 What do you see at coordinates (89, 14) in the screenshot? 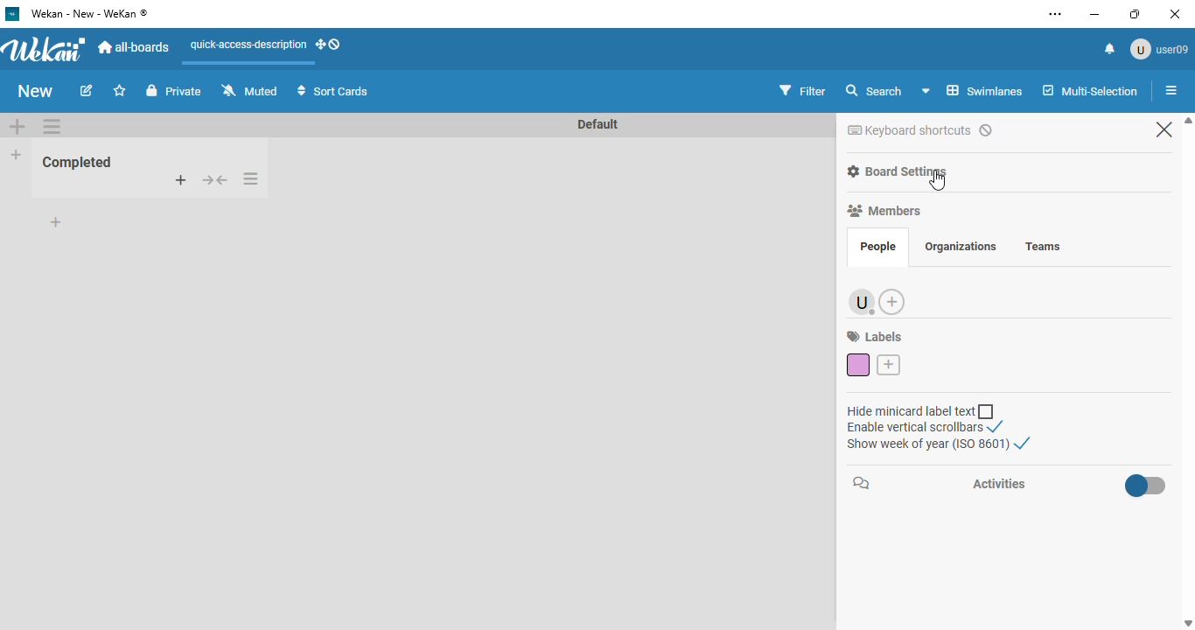
I see `wekan - new - wekan` at bounding box center [89, 14].